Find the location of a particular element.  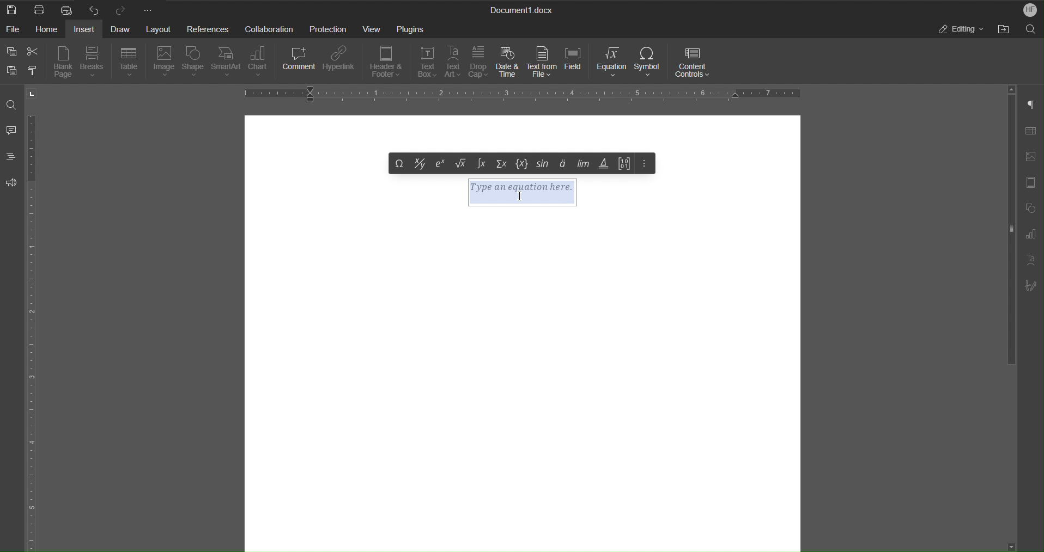

Matrix is located at coordinates (623, 164).